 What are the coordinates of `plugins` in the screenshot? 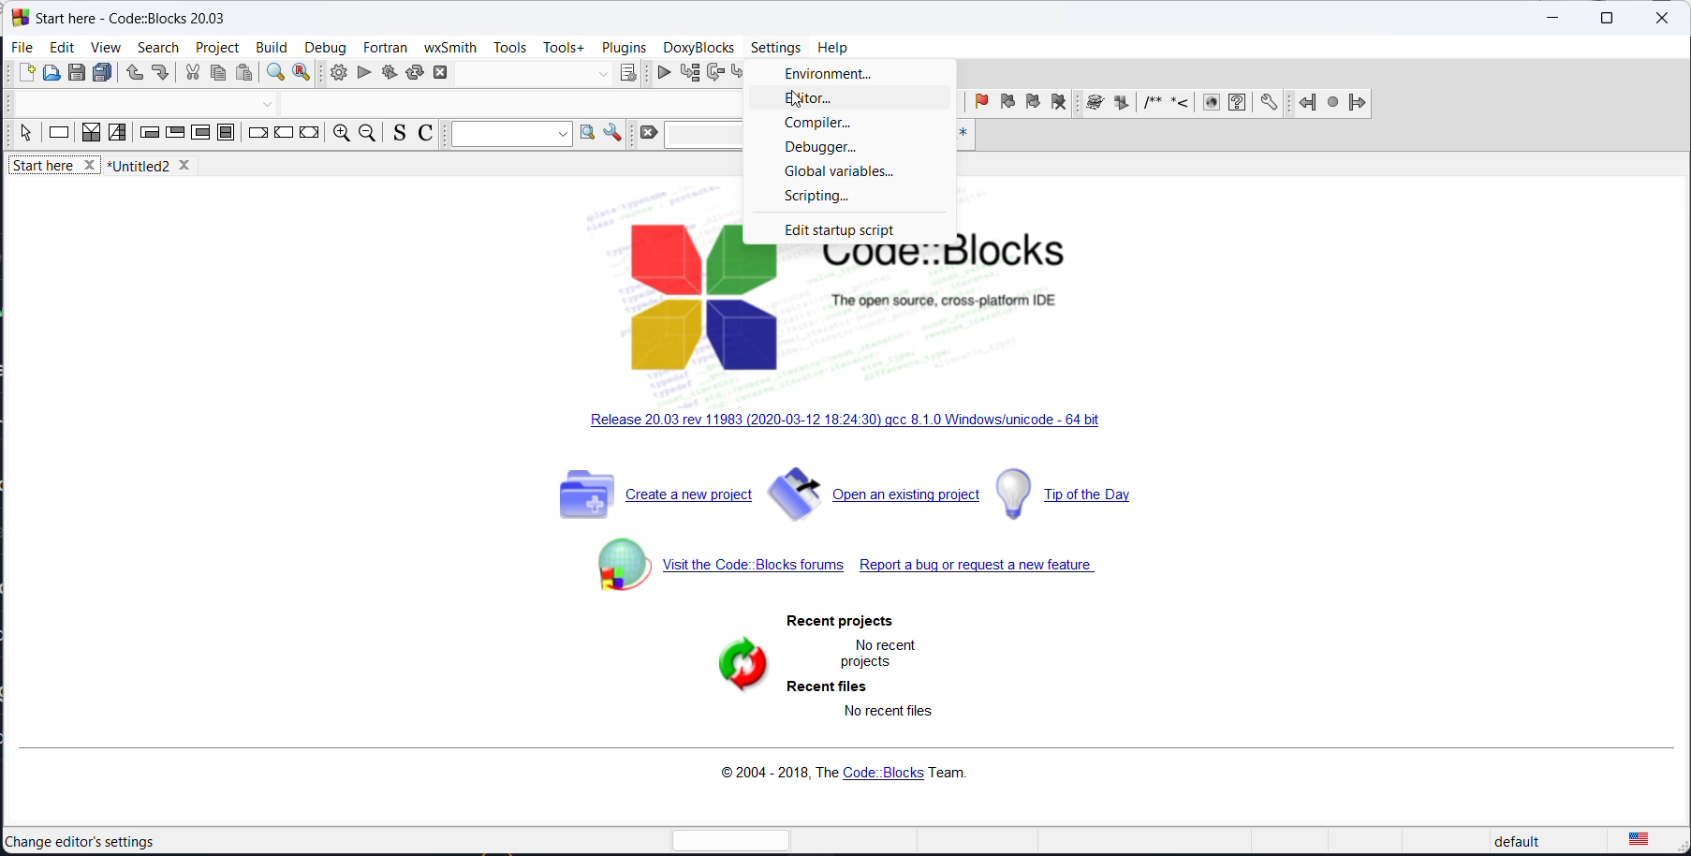 It's located at (625, 47).